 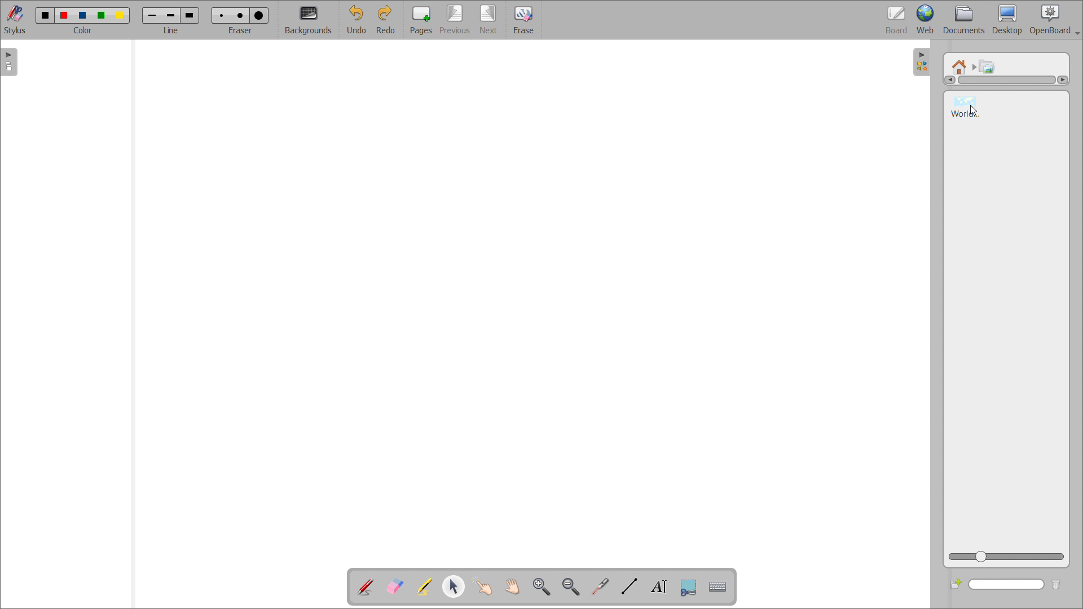 What do you see at coordinates (659, 586) in the screenshot?
I see `write text` at bounding box center [659, 586].